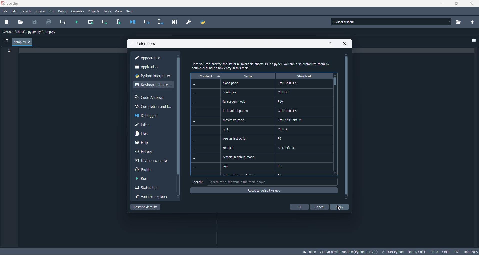 This screenshot has height=255, width=479. What do you see at coordinates (280, 101) in the screenshot?
I see `F10` at bounding box center [280, 101].